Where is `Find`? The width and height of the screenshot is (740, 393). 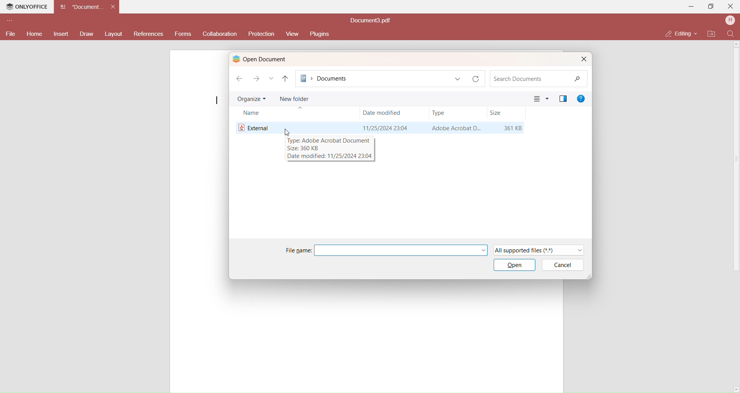
Find is located at coordinates (731, 34).